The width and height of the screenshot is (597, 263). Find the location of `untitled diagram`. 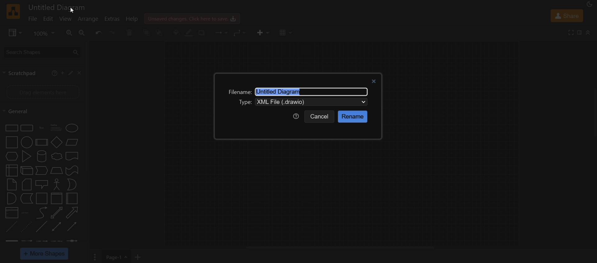

untitled diagram is located at coordinates (284, 92).